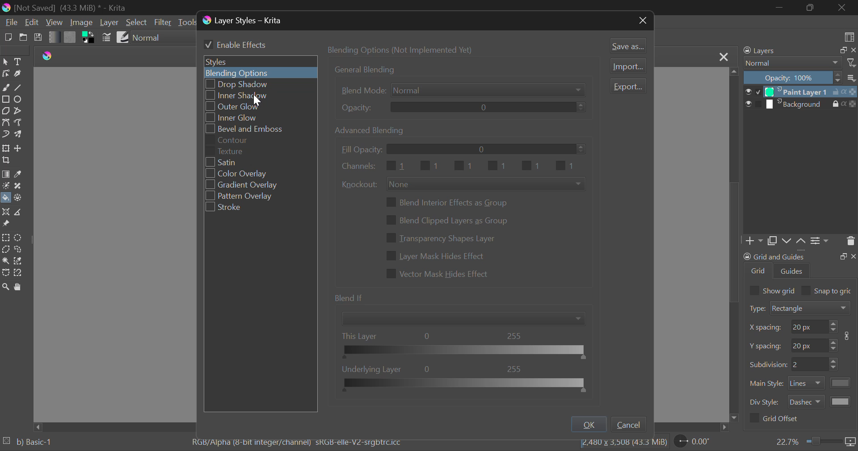 The width and height of the screenshot is (858, 451). What do you see at coordinates (70, 38) in the screenshot?
I see `Pattern` at bounding box center [70, 38].